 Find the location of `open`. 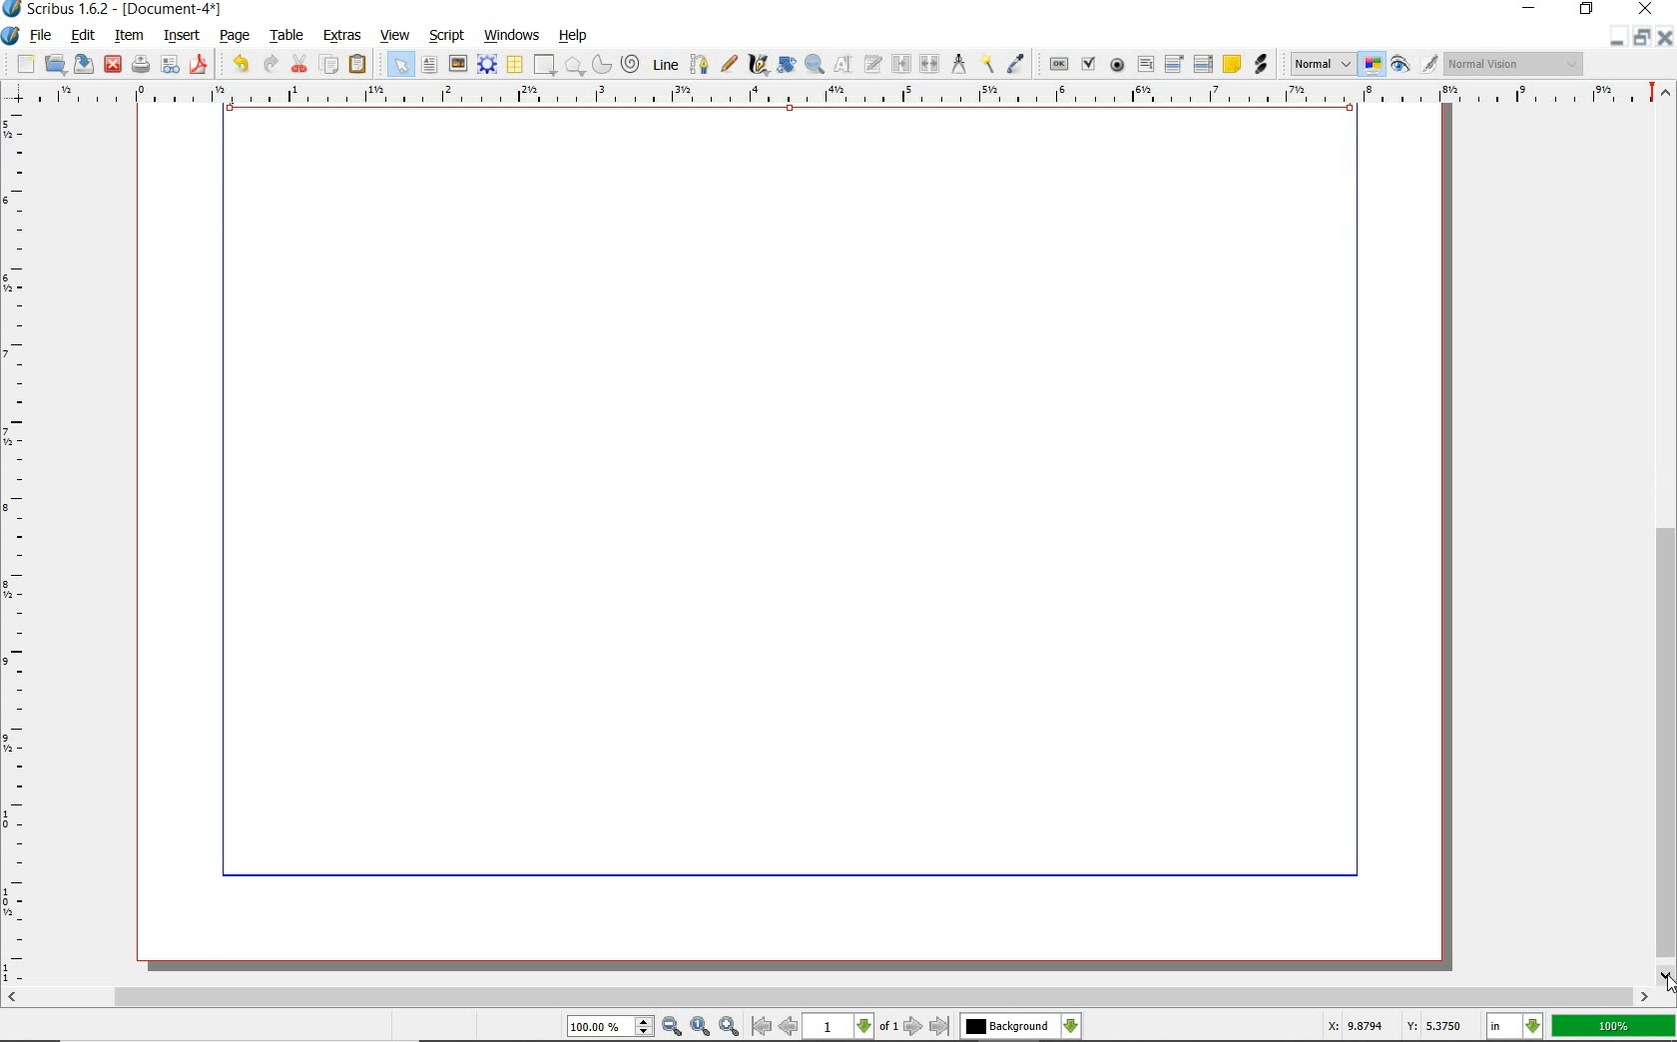

open is located at coordinates (56, 65).